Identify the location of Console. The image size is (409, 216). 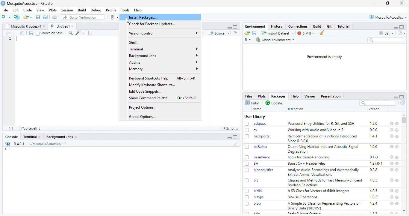
(12, 137).